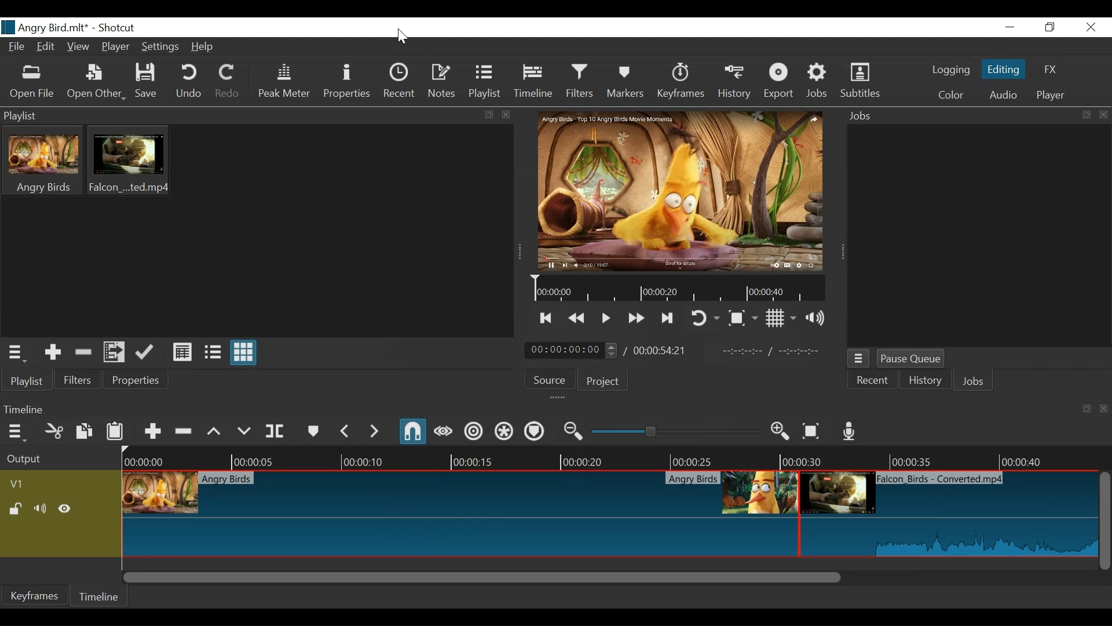  What do you see at coordinates (374, 432) in the screenshot?
I see `Next Marker` at bounding box center [374, 432].